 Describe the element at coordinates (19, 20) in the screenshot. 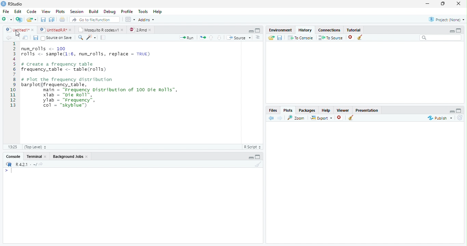

I see `Create Project` at that location.